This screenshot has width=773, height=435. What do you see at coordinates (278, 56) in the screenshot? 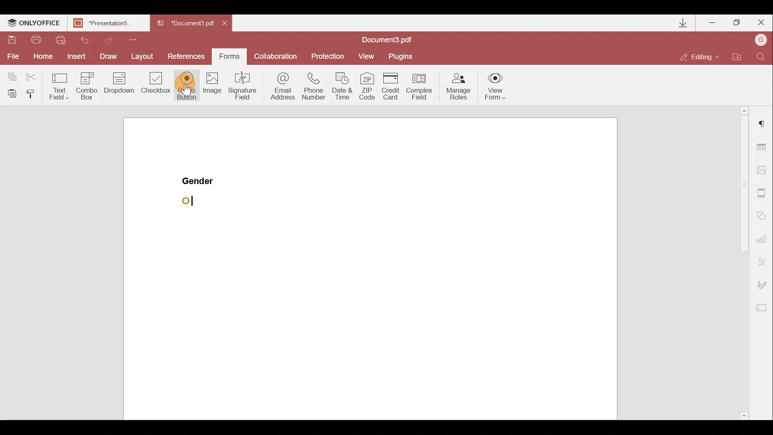
I see `Collaboration` at bounding box center [278, 56].